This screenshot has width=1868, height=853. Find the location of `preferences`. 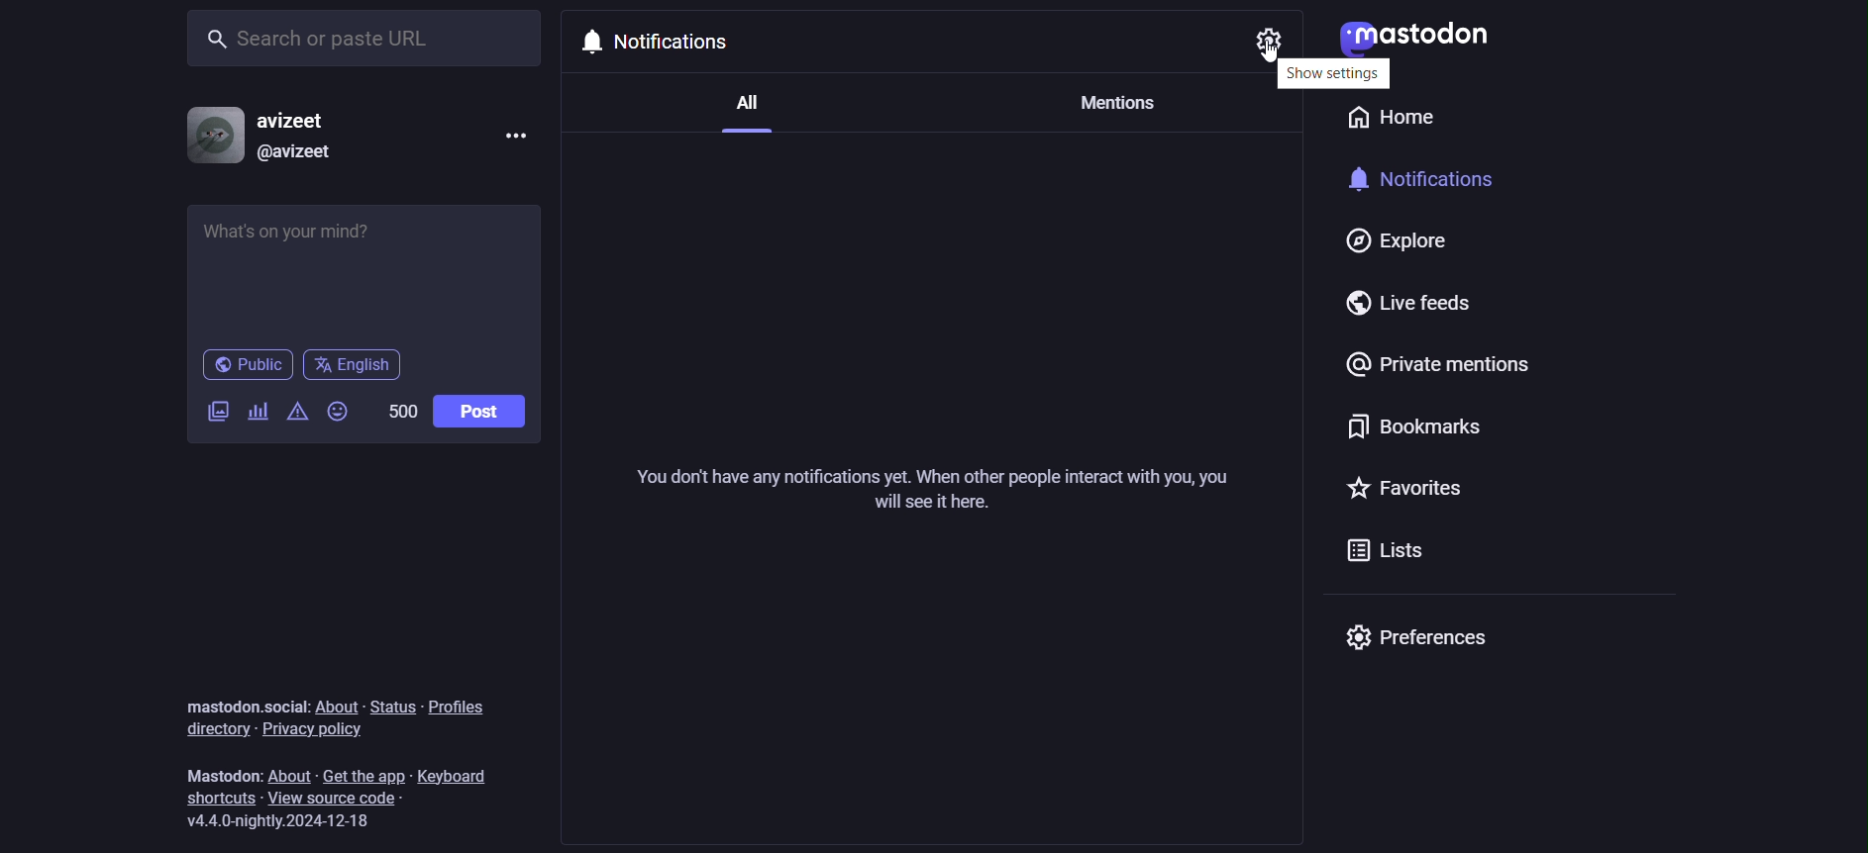

preferences is located at coordinates (1419, 636).